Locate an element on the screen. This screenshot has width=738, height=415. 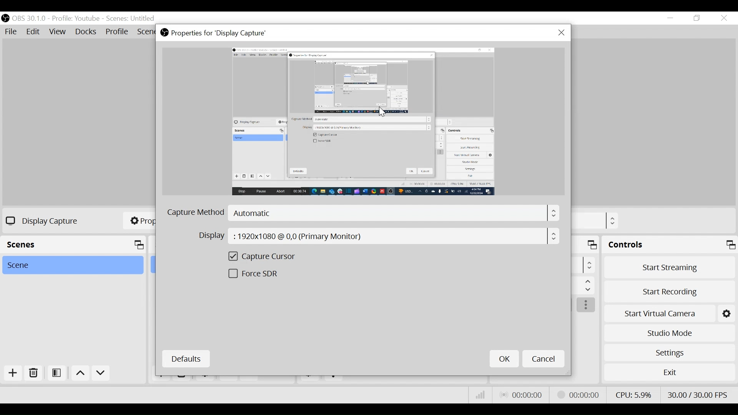
Start Streaming is located at coordinates (670, 267).